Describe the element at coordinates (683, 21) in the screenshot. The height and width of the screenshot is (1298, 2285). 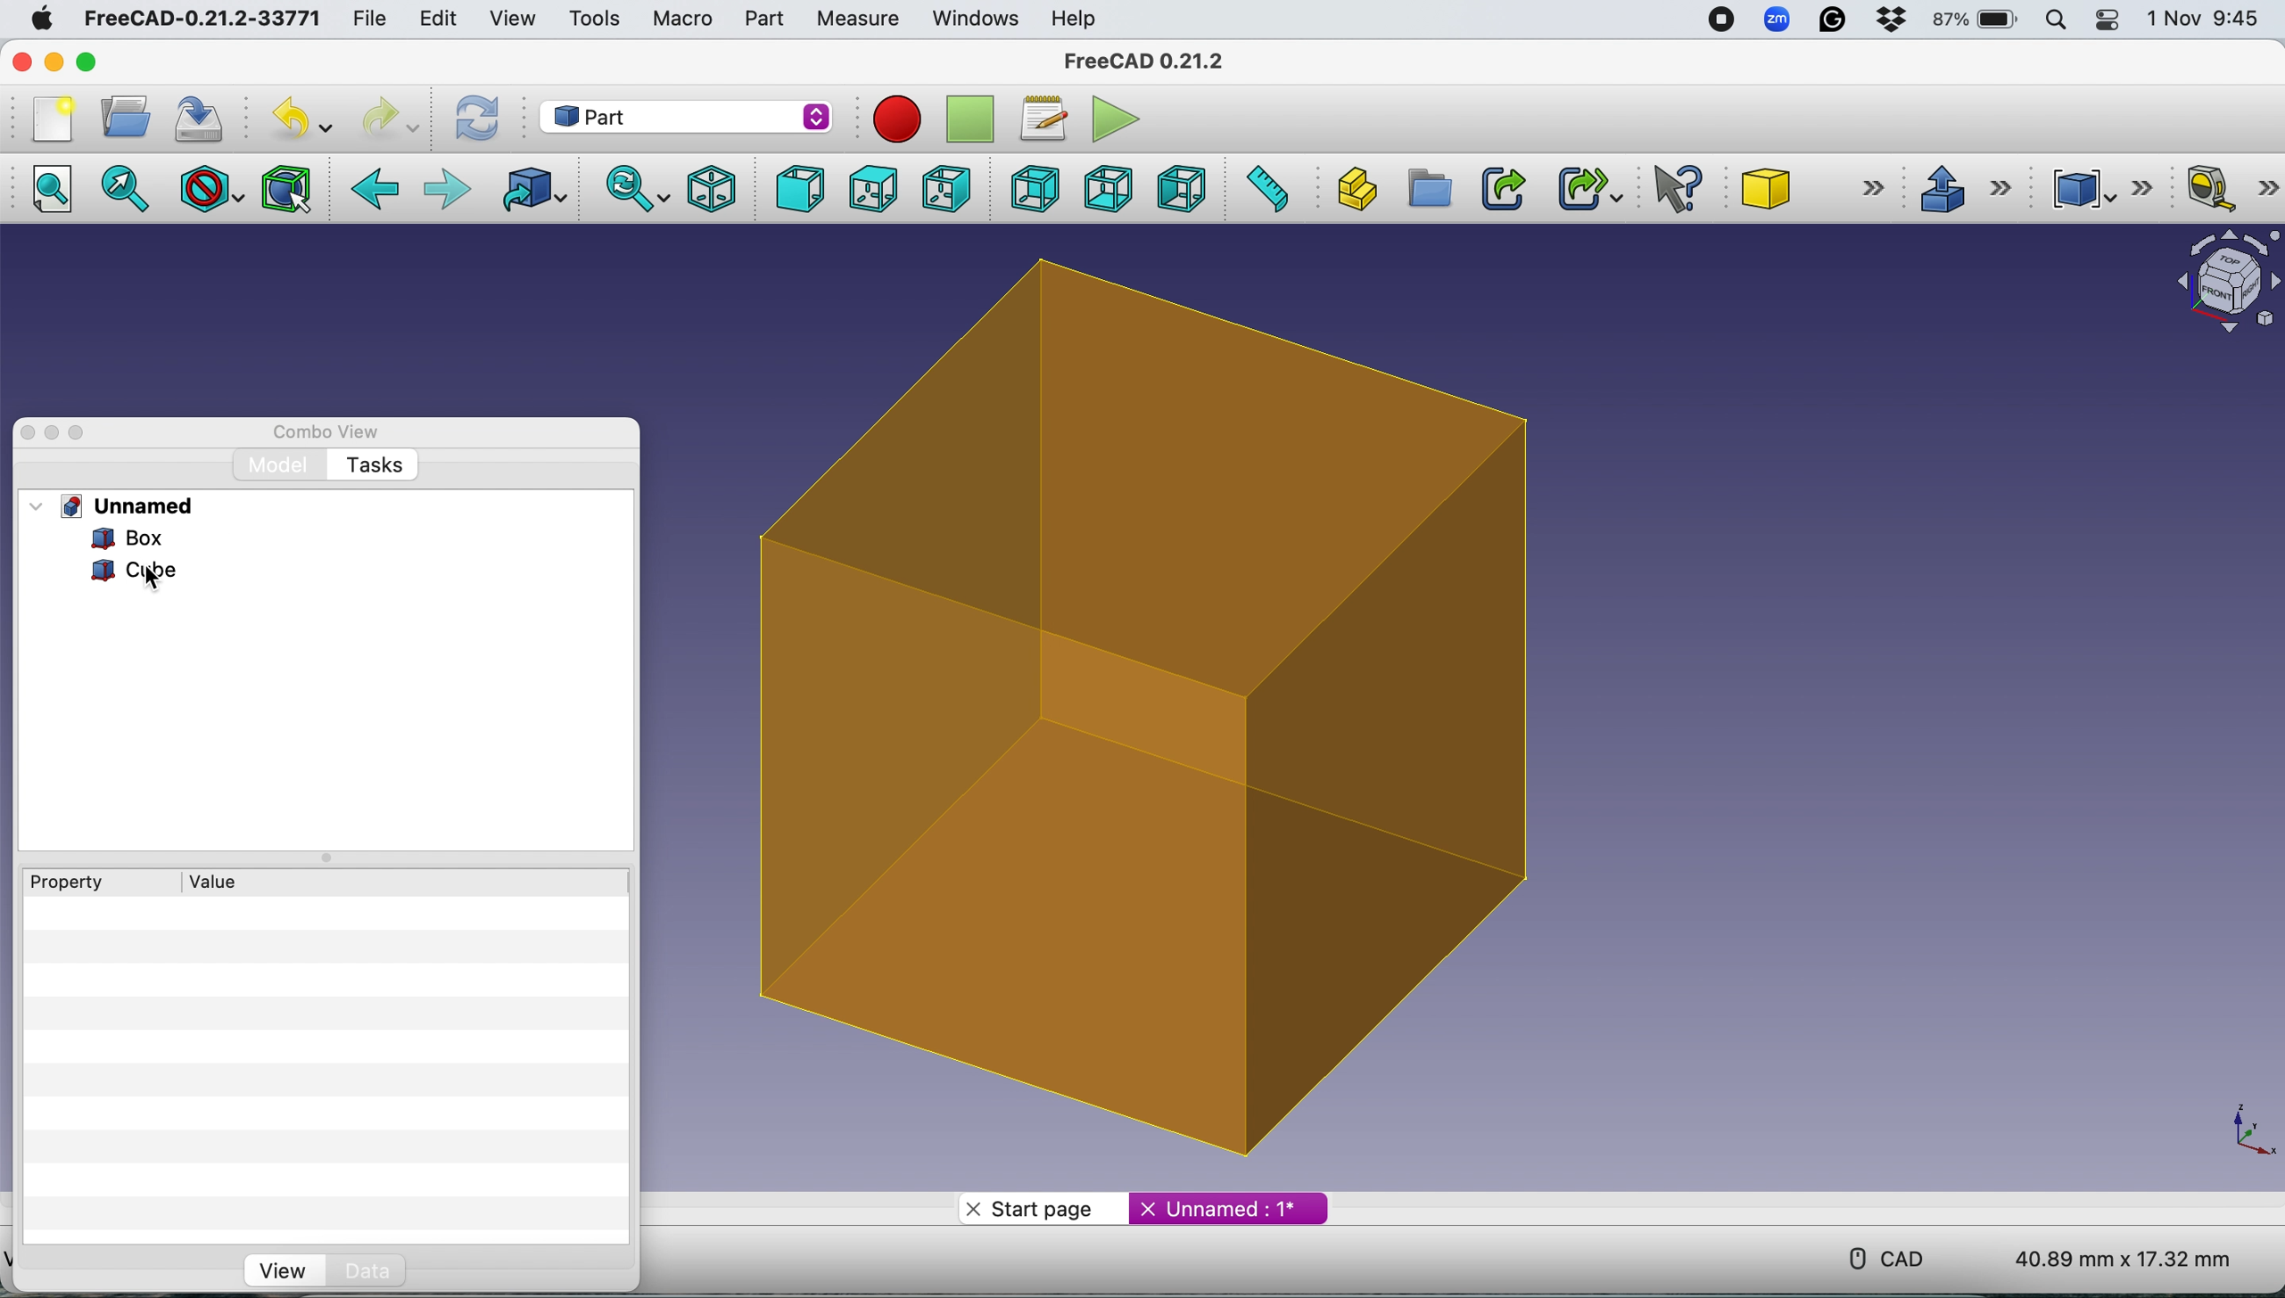
I see `Macro` at that location.